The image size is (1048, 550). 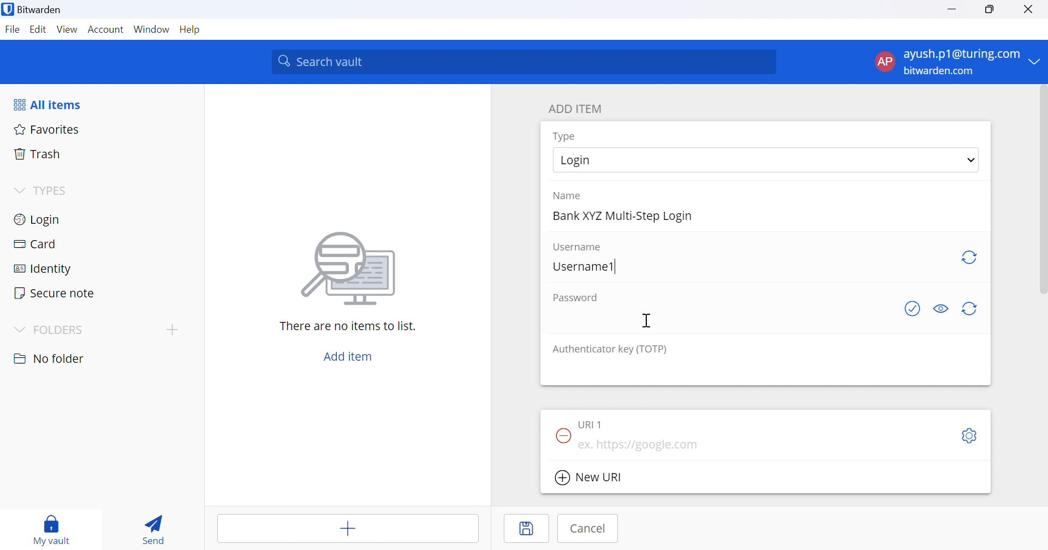 I want to click on Drop Down, so click(x=19, y=189).